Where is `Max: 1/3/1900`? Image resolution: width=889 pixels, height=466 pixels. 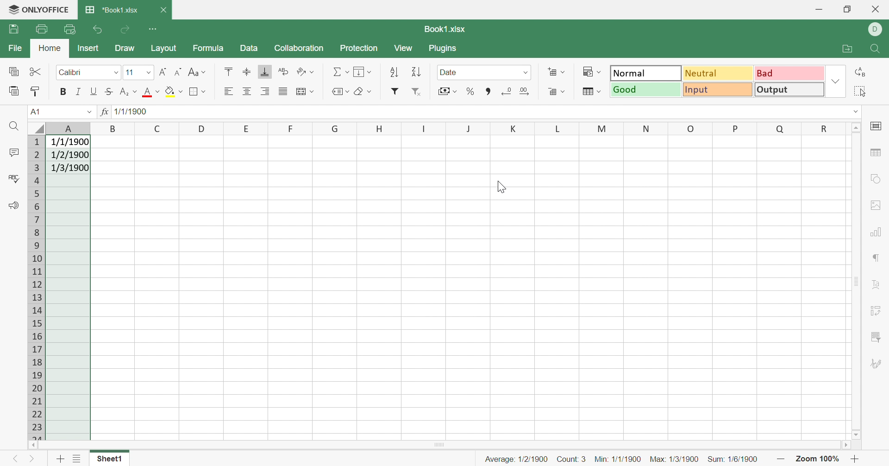 Max: 1/3/1900 is located at coordinates (675, 460).